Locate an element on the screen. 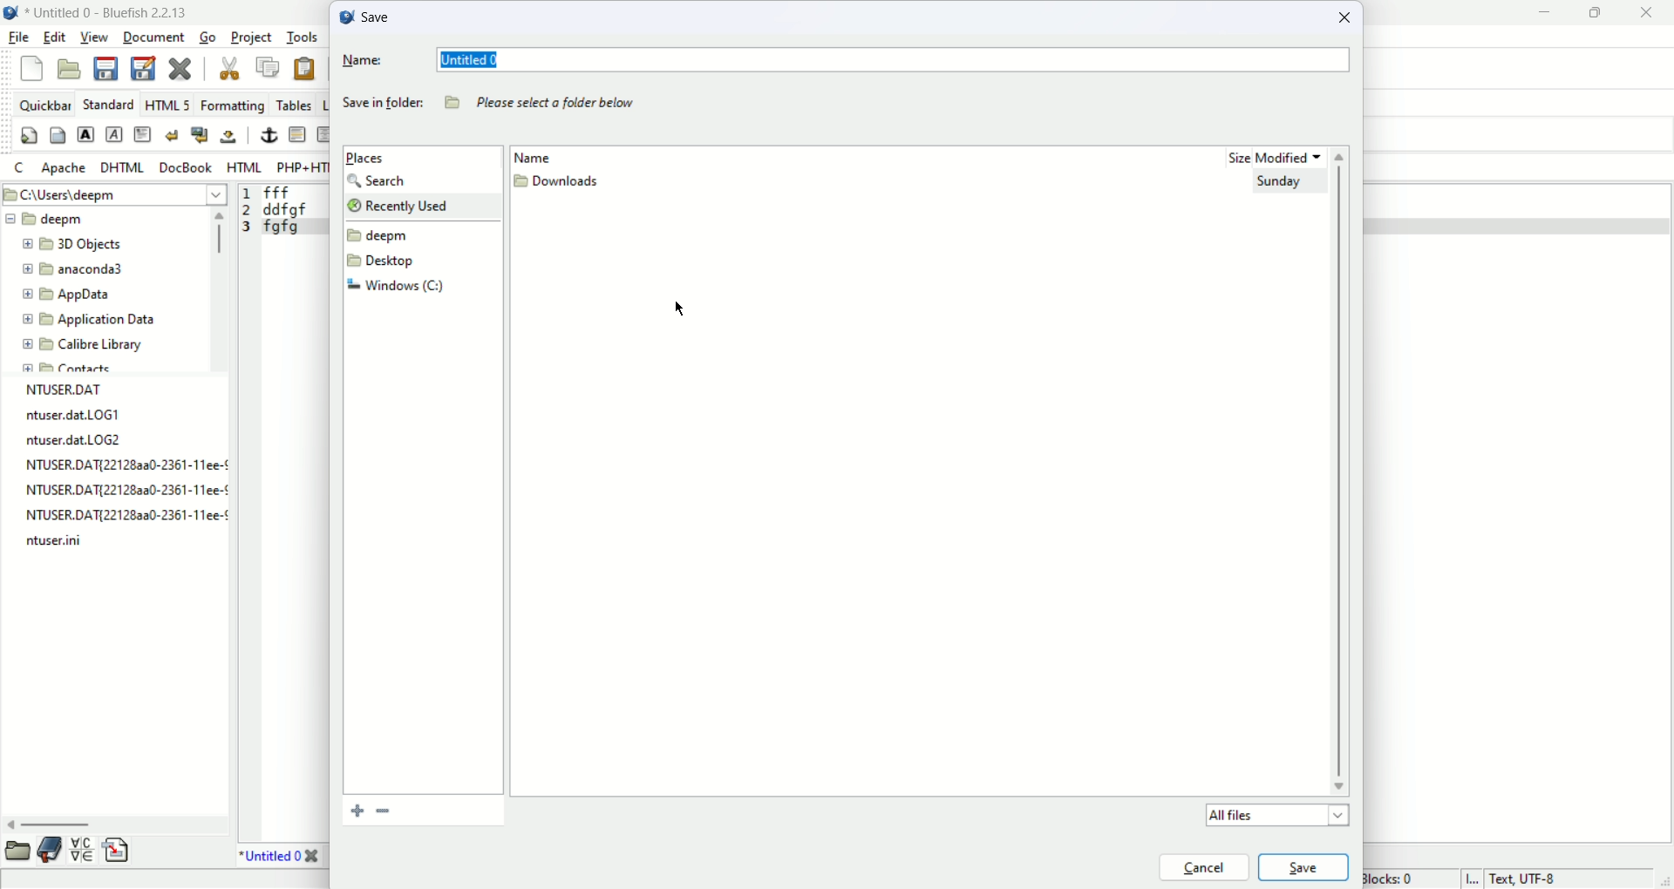  close current file is located at coordinates (182, 67).